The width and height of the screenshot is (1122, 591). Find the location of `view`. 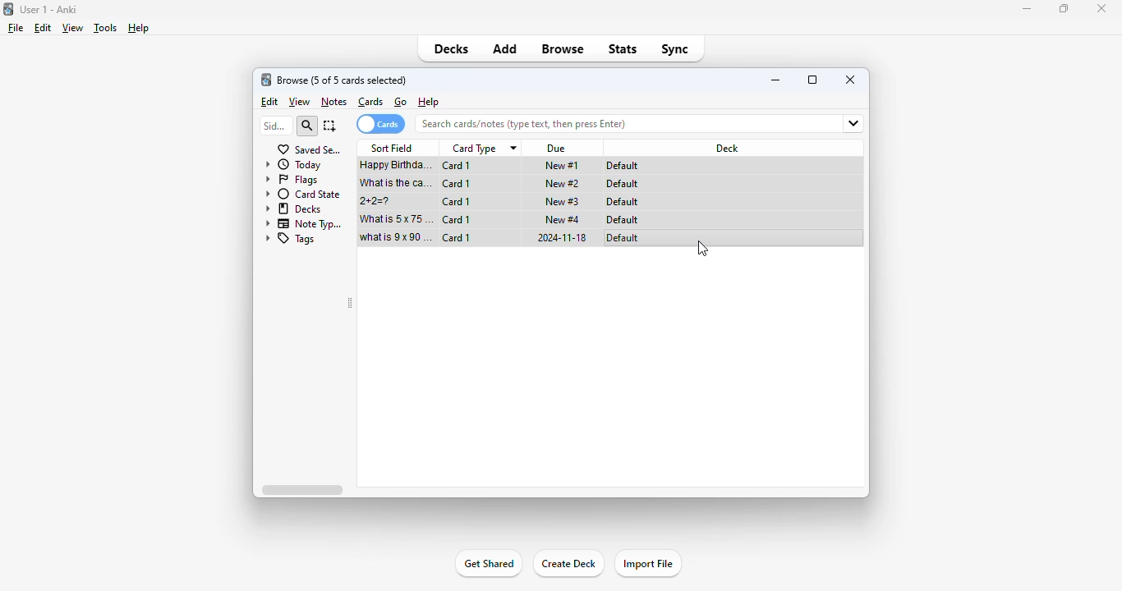

view is located at coordinates (300, 102).